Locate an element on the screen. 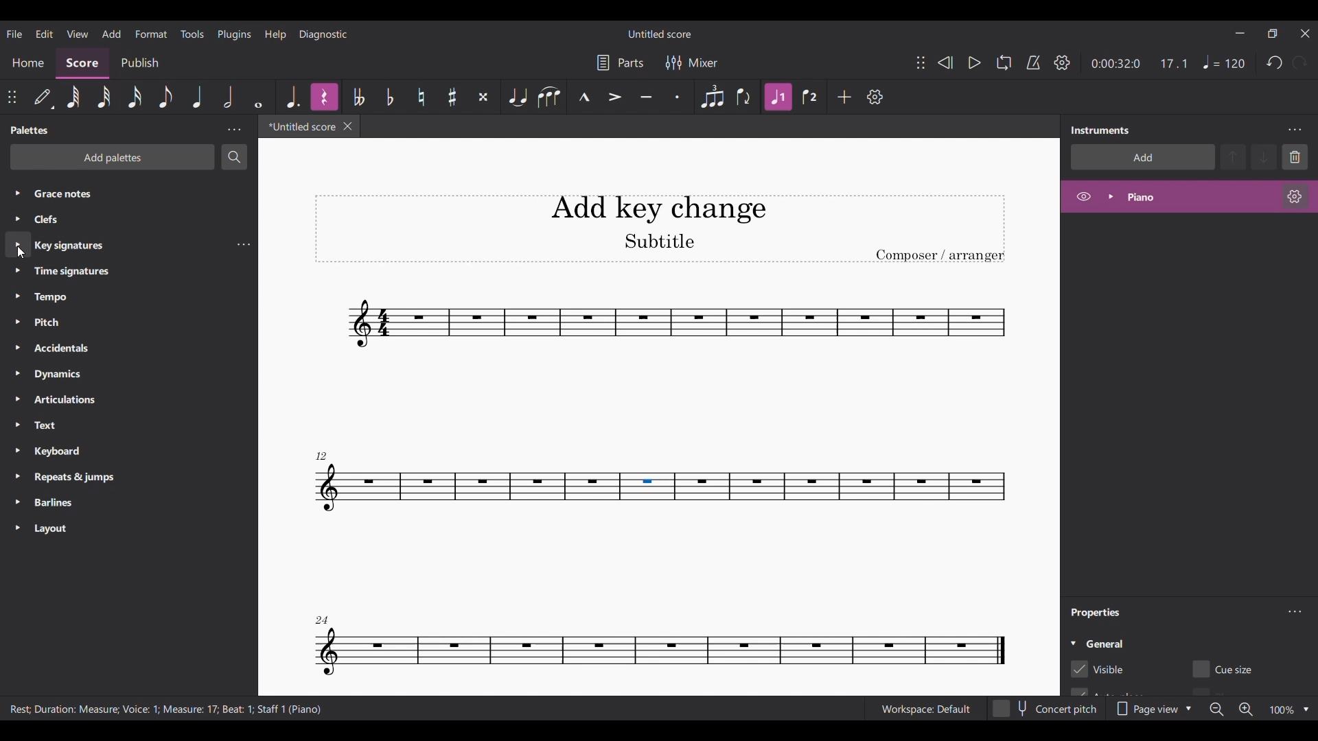 This screenshot has width=1318, height=741. Current zoom factor is located at coordinates (1282, 710).